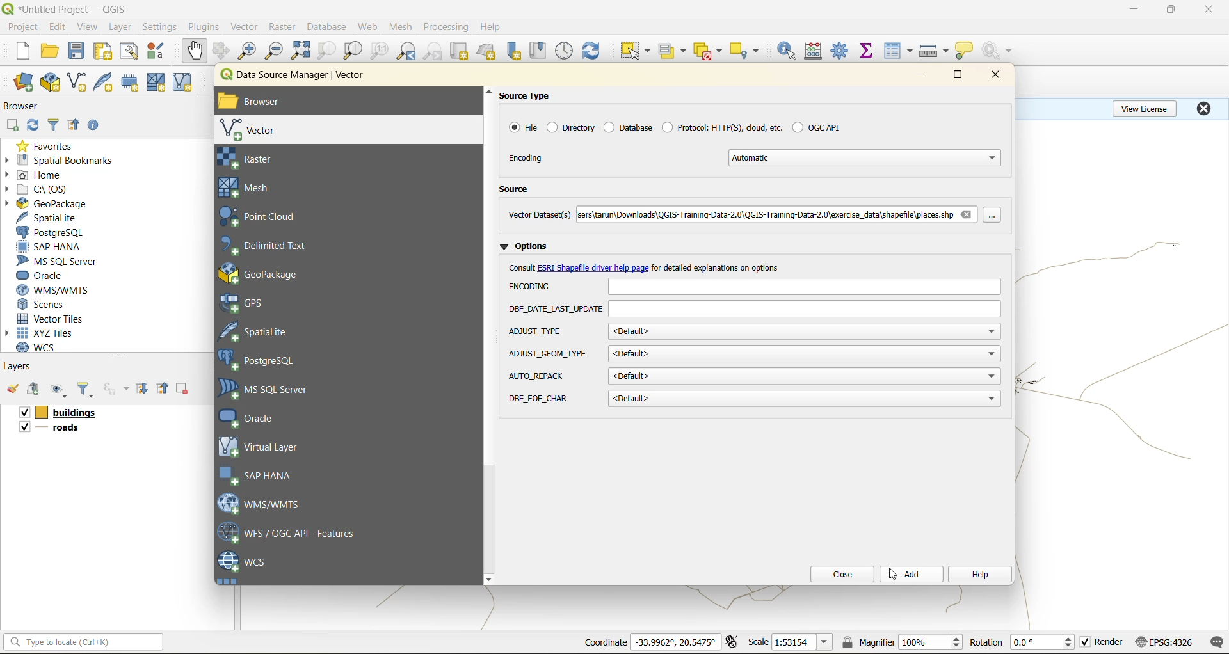 This screenshot has width=1229, height=654. What do you see at coordinates (986, 642) in the screenshot?
I see `rotation` at bounding box center [986, 642].